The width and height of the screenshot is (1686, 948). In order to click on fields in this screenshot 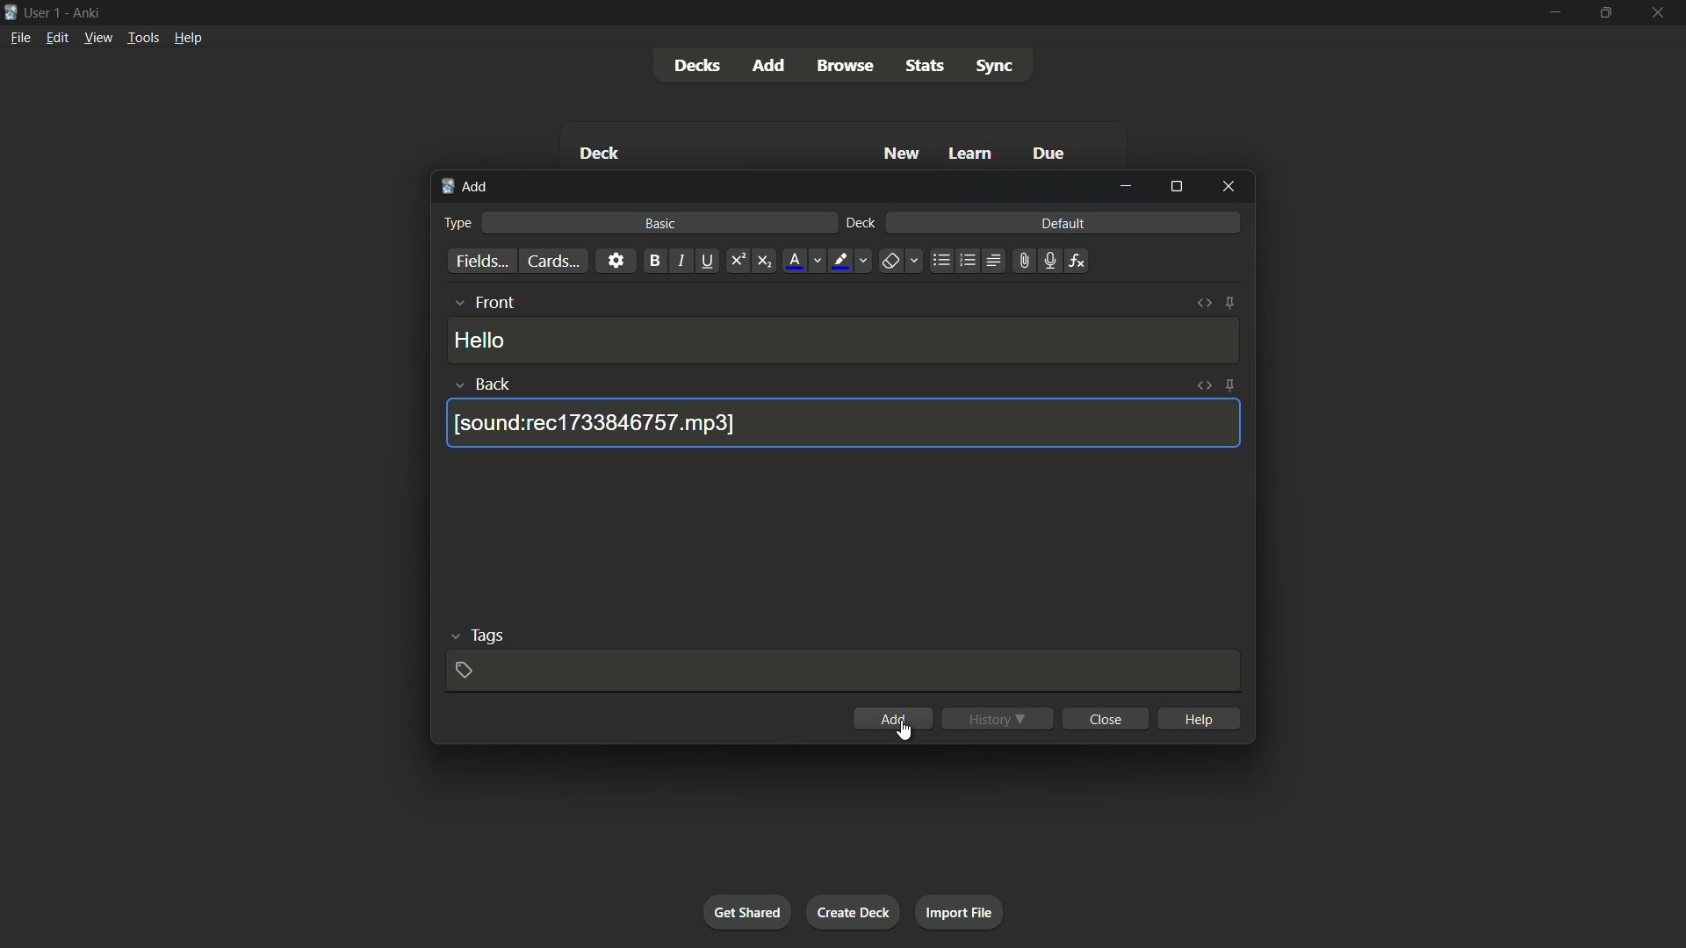, I will do `click(481, 260)`.